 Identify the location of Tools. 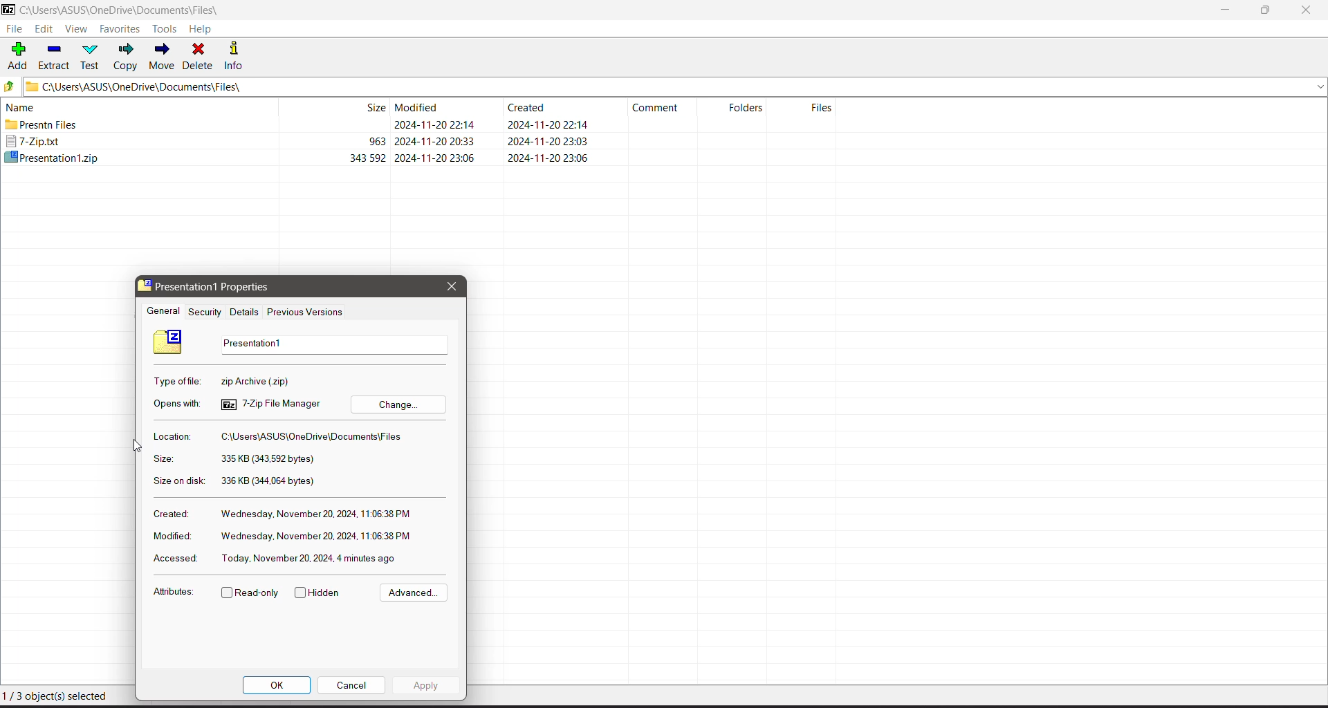
(167, 28).